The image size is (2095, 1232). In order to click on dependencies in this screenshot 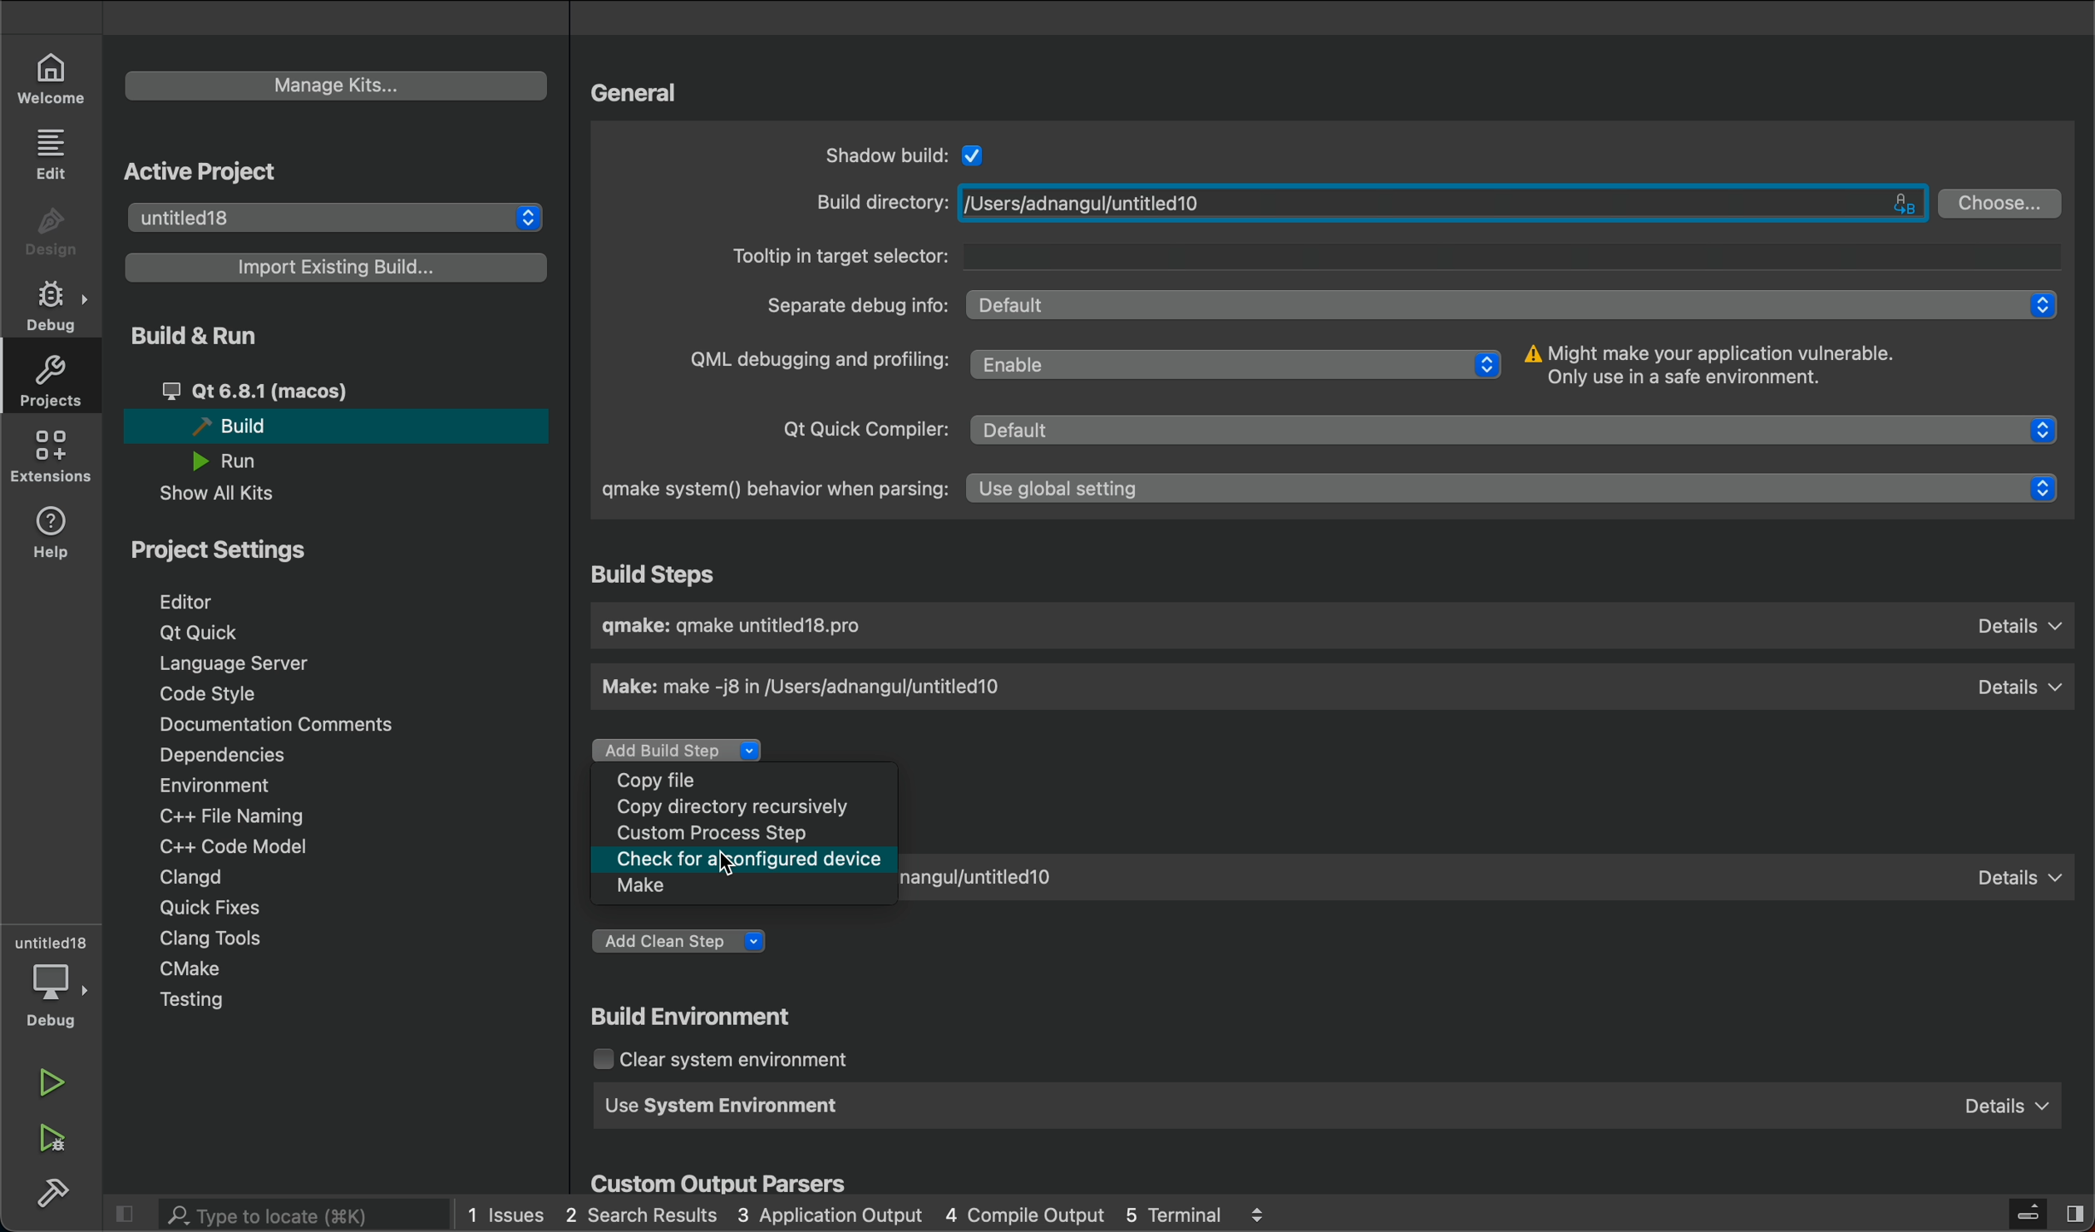, I will do `click(224, 757)`.